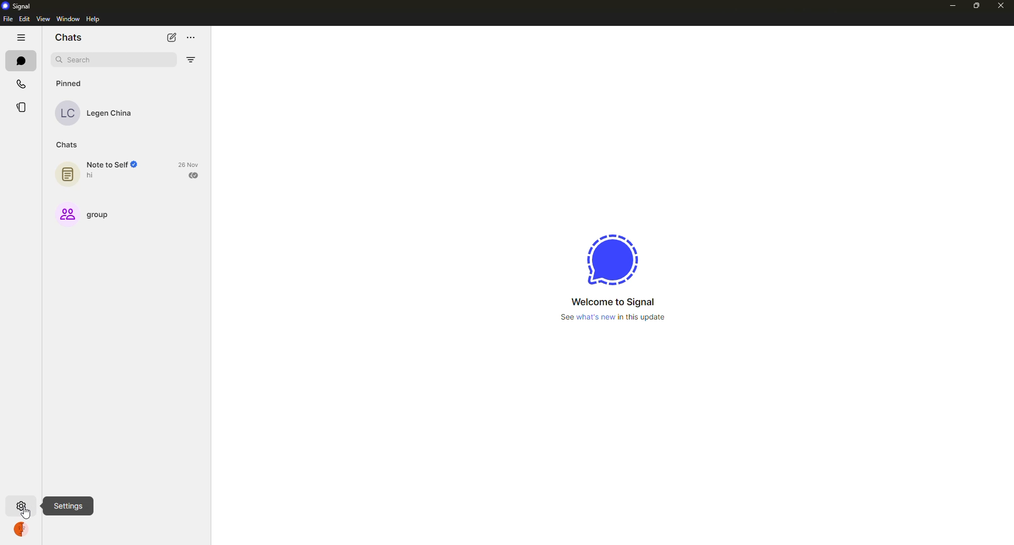 The height and width of the screenshot is (545, 1014). I want to click on 26 Nov, so click(189, 163).